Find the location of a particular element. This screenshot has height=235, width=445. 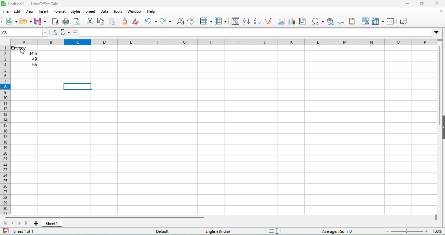

standard selection is located at coordinates (274, 231).